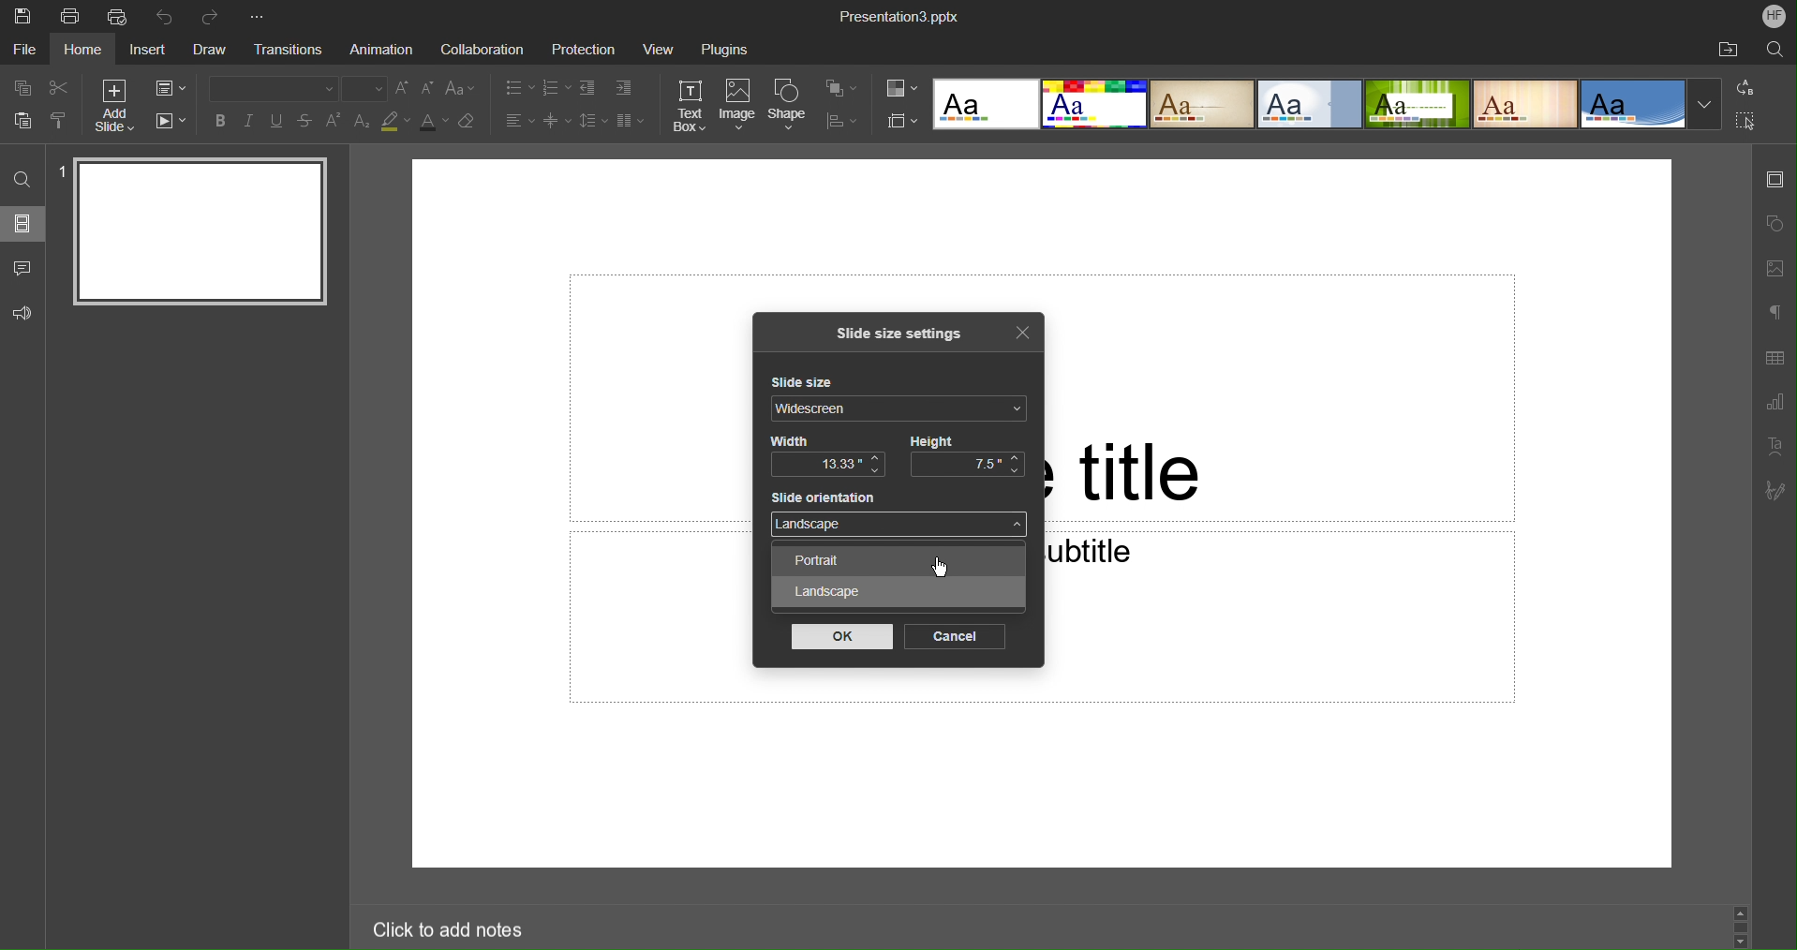 The image size is (1797, 950). Describe the element at coordinates (656, 51) in the screenshot. I see `View` at that location.